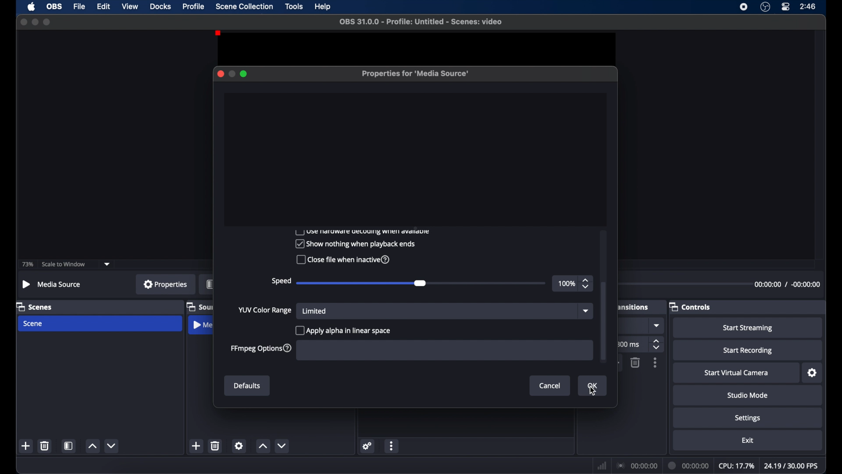  Describe the element at coordinates (263, 447) in the screenshot. I see `increment` at that location.